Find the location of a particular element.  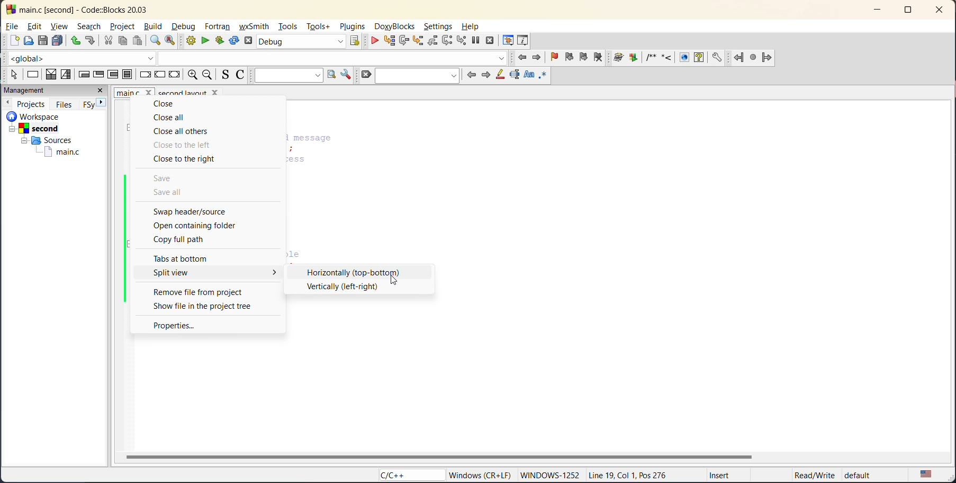

settings is located at coordinates (438, 27).